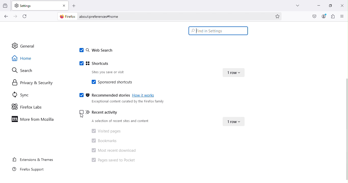 The width and height of the screenshot is (348, 183). I want to click on Privacy and security, so click(32, 84).